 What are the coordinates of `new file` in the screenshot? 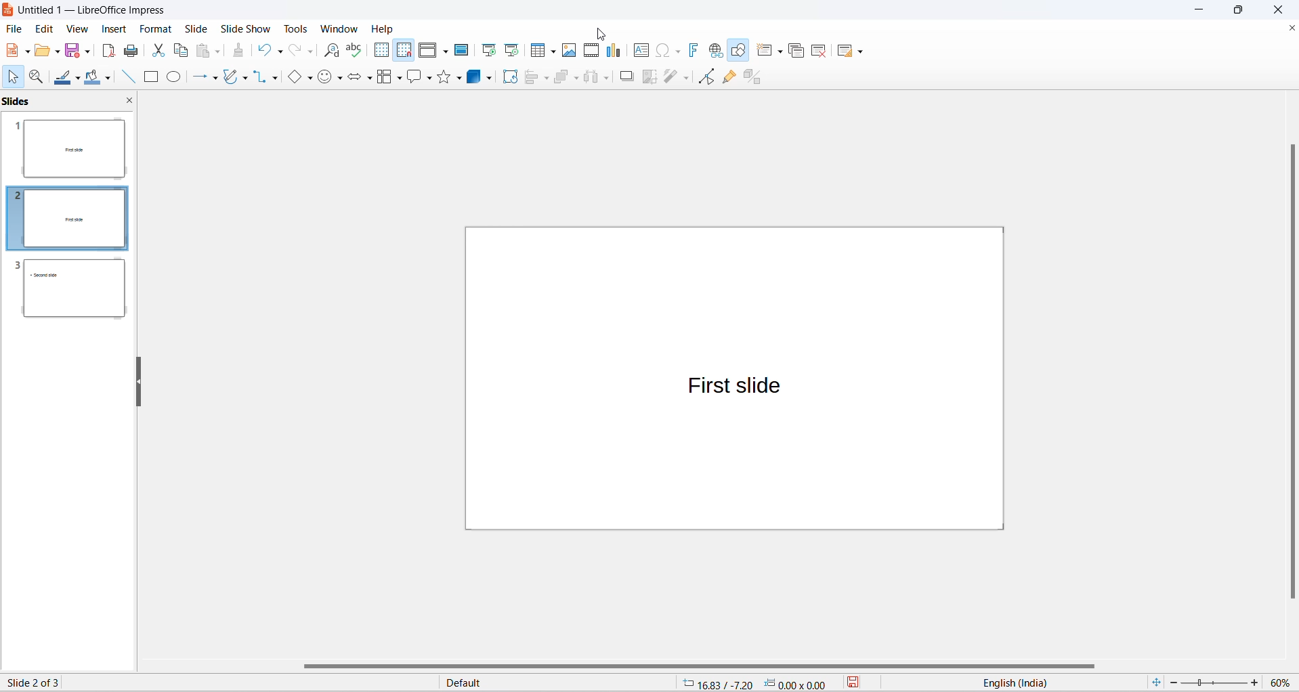 It's located at (10, 50).